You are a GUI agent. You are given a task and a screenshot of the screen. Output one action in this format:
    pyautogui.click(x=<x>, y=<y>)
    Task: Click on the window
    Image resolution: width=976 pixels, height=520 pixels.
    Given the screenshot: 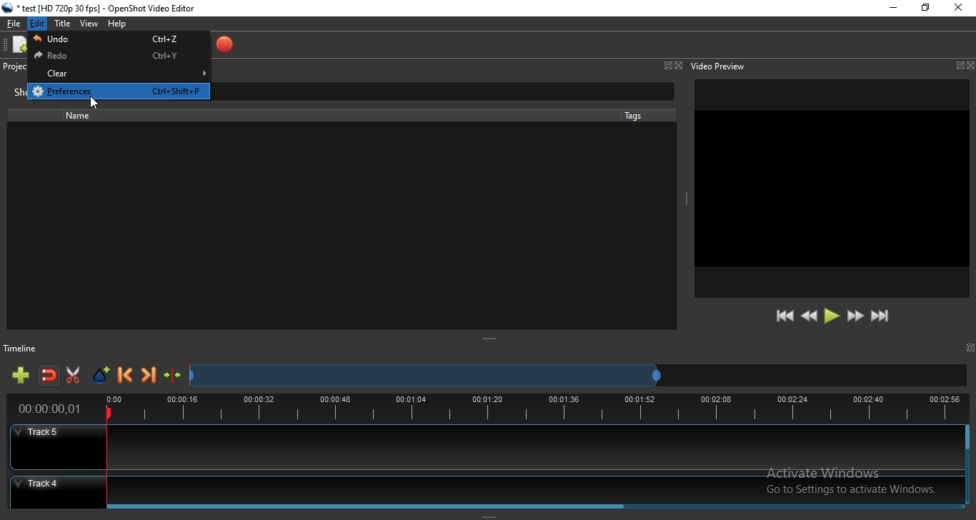 What is the action you would take?
    pyautogui.click(x=972, y=347)
    